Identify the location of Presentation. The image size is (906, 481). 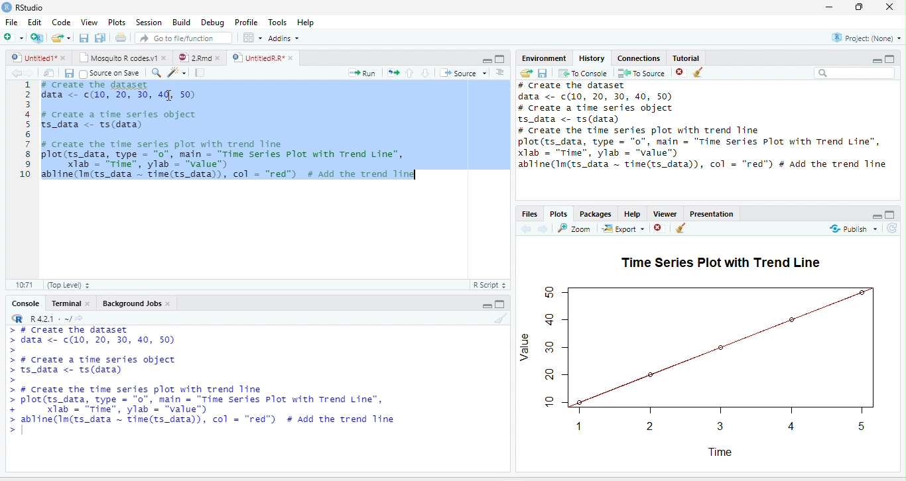
(712, 213).